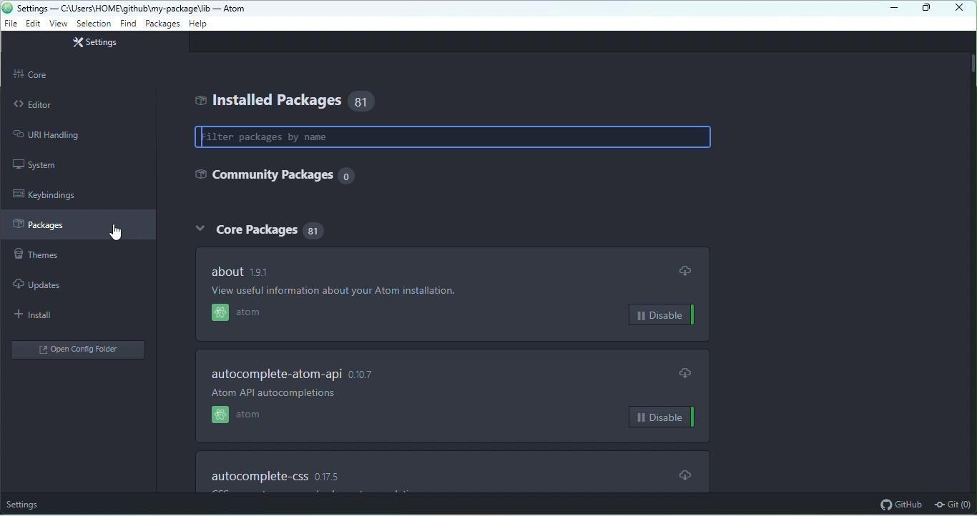 This screenshot has width=977, height=516. I want to click on updates, so click(45, 283).